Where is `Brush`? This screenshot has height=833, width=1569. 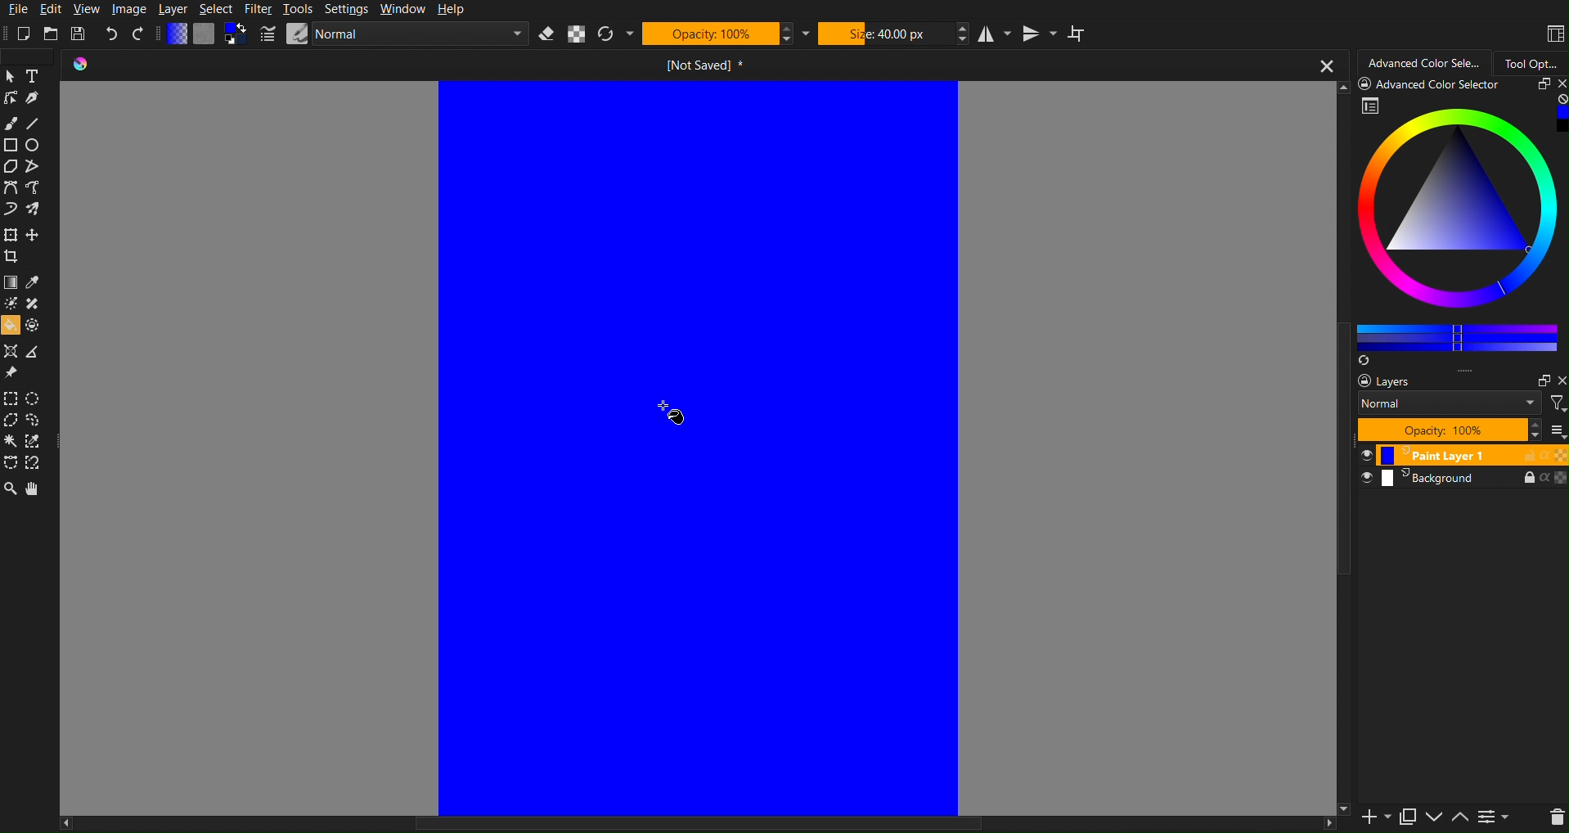
Brush is located at coordinates (10, 119).